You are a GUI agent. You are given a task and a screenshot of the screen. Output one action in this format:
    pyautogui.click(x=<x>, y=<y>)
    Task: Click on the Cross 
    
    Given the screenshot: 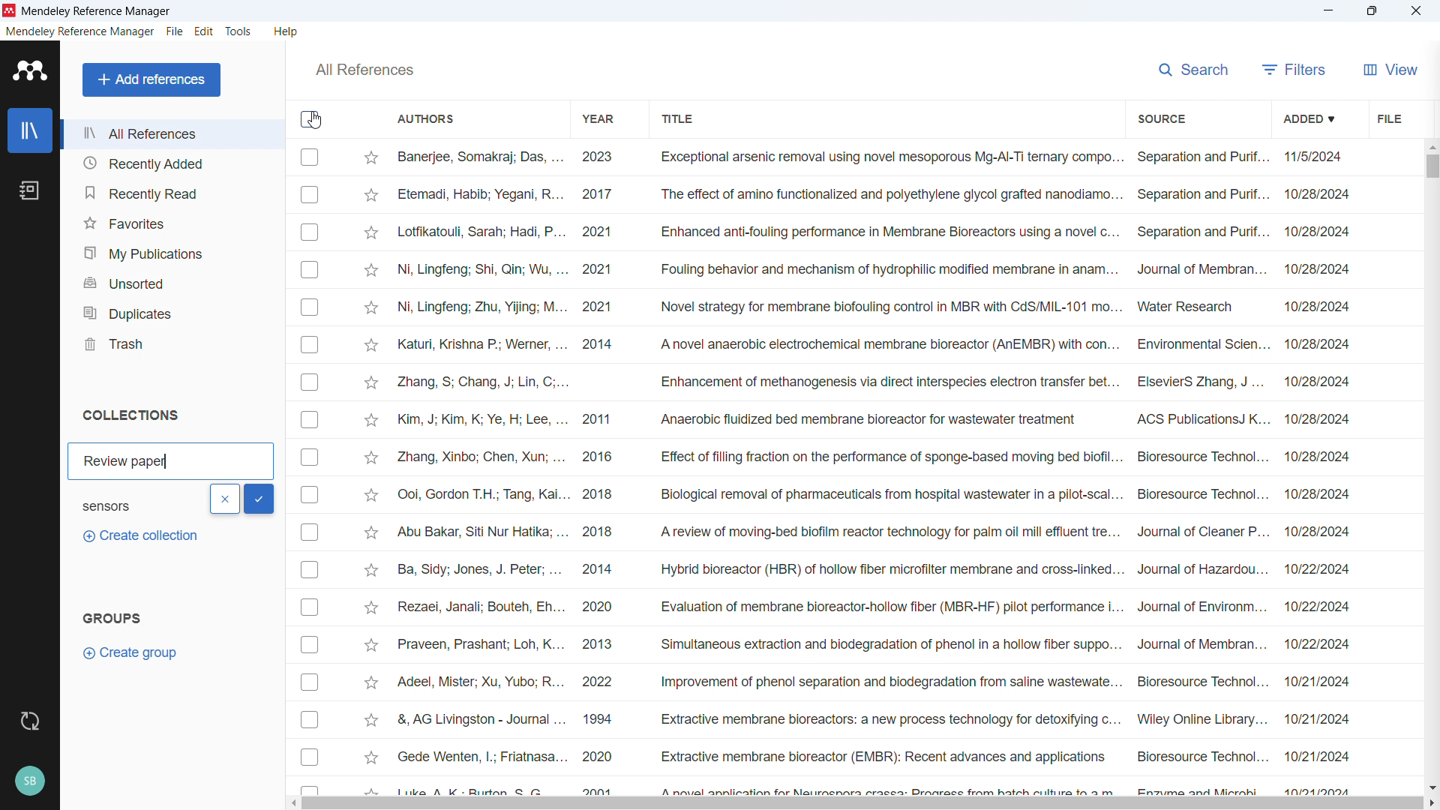 What is the action you would take?
    pyautogui.click(x=225, y=499)
    